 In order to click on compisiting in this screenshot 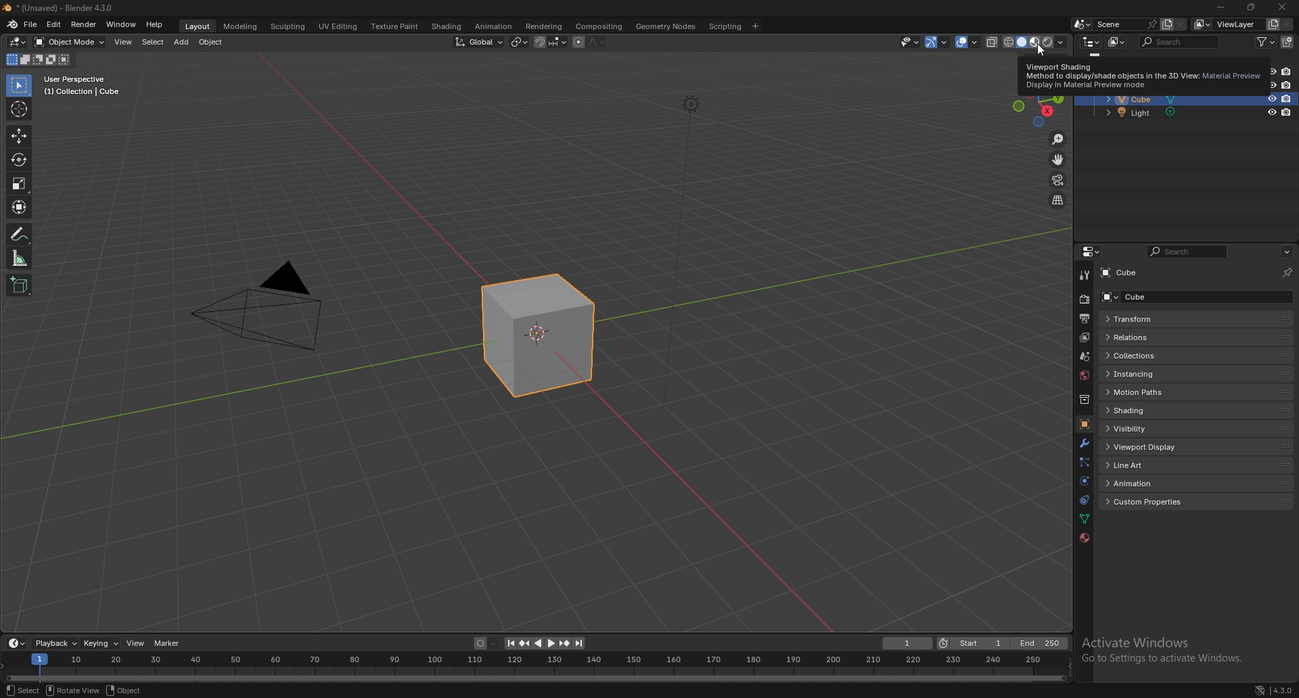, I will do `click(598, 27)`.